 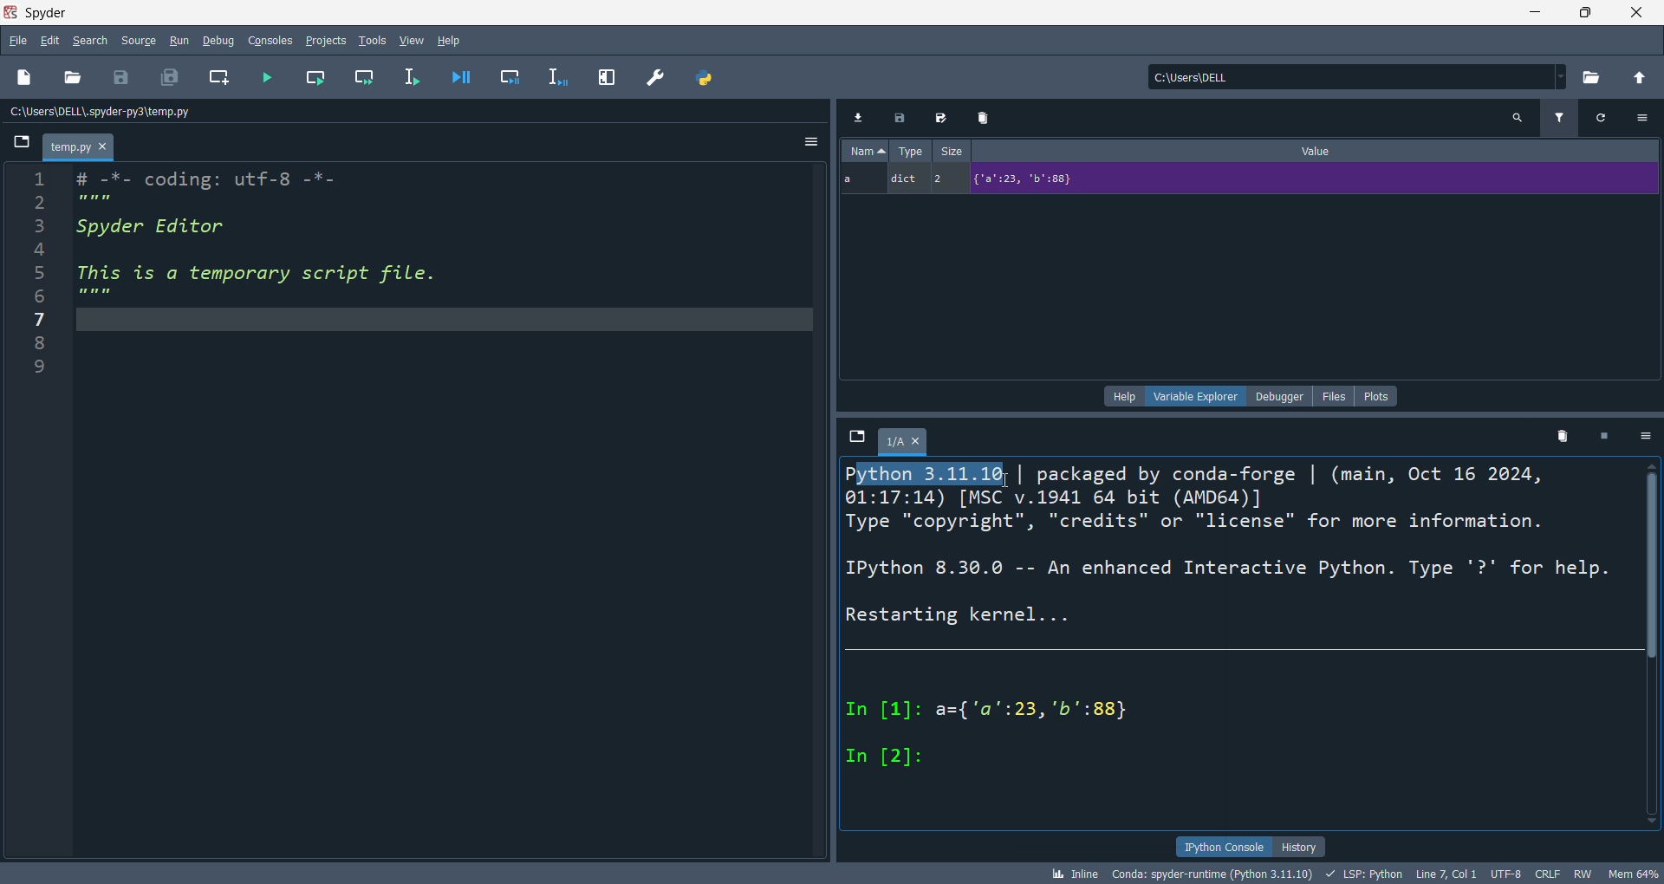 I want to click on source, so click(x=135, y=42).